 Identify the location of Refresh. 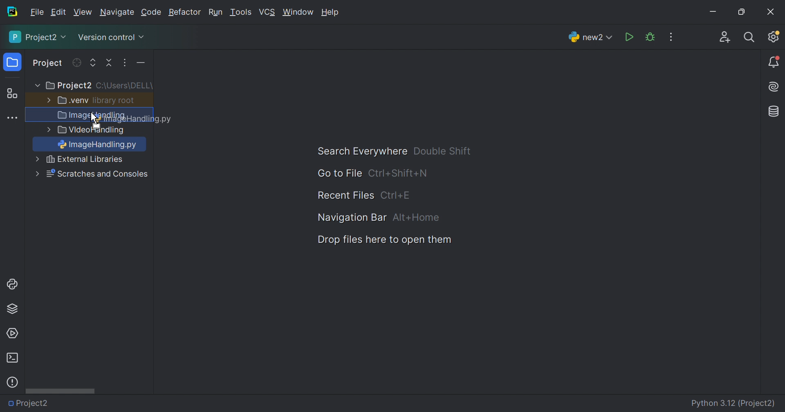
(76, 63).